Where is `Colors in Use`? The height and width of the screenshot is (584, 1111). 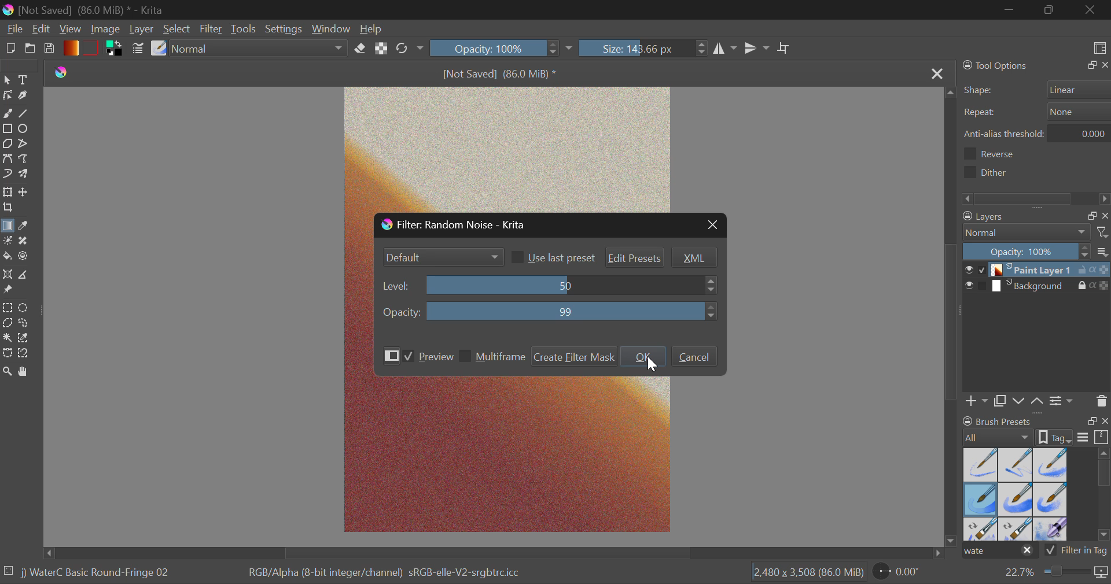
Colors in Use is located at coordinates (117, 49).